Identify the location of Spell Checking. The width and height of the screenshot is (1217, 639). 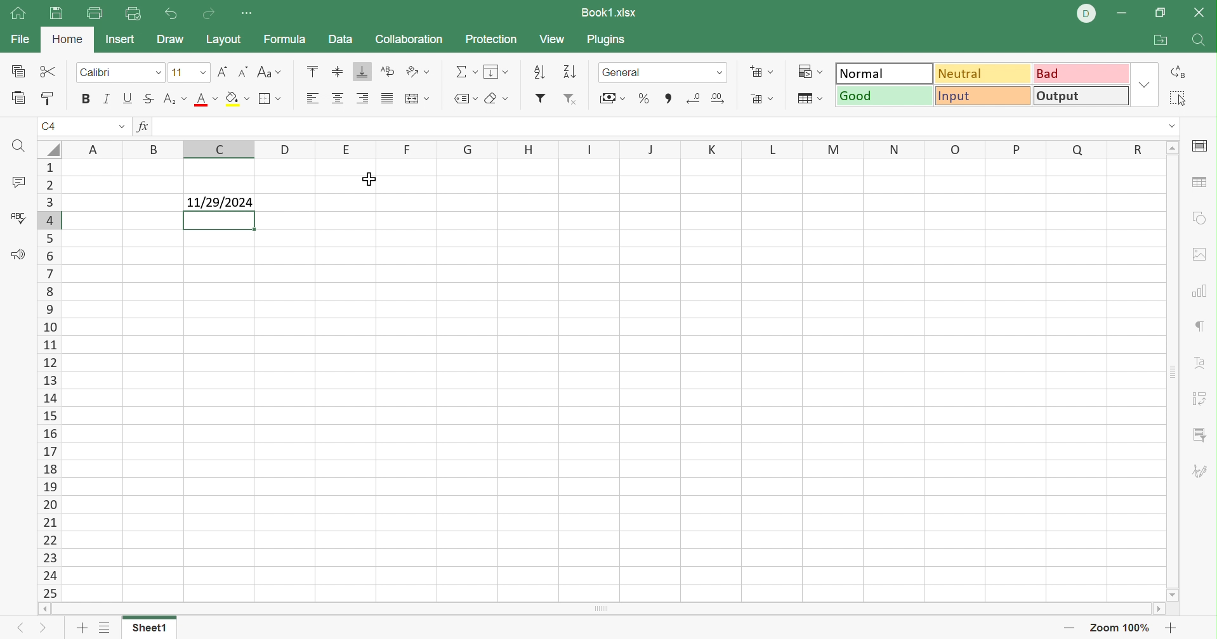
(20, 221).